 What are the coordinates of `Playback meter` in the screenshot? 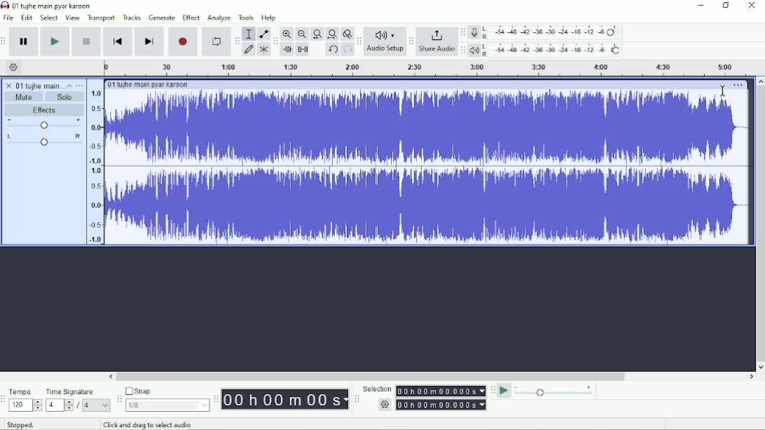 It's located at (545, 50).